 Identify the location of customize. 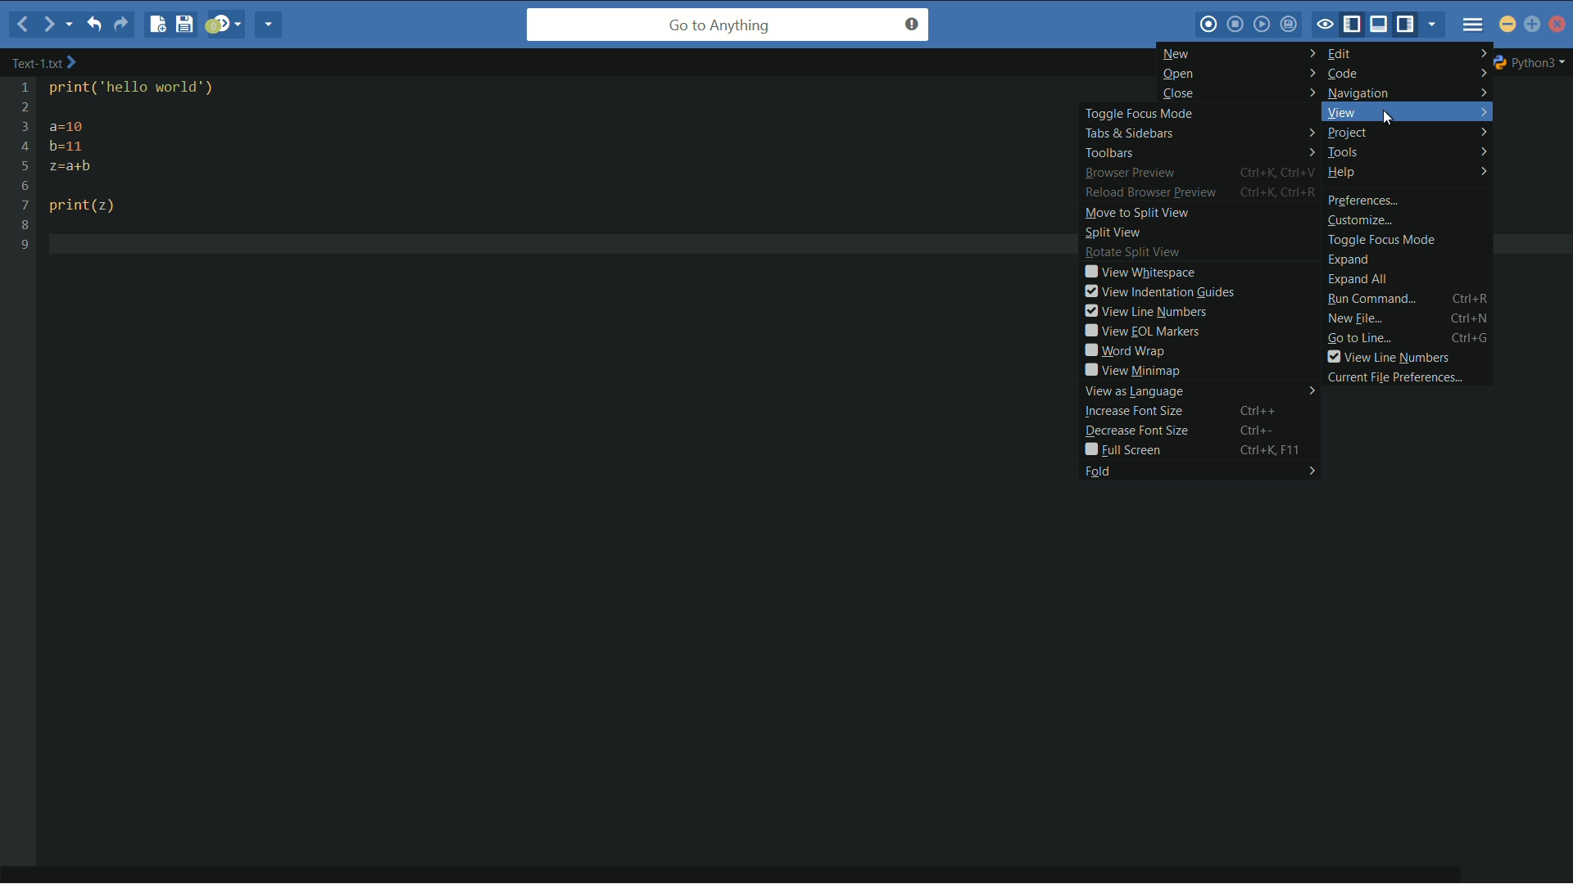
(1362, 219).